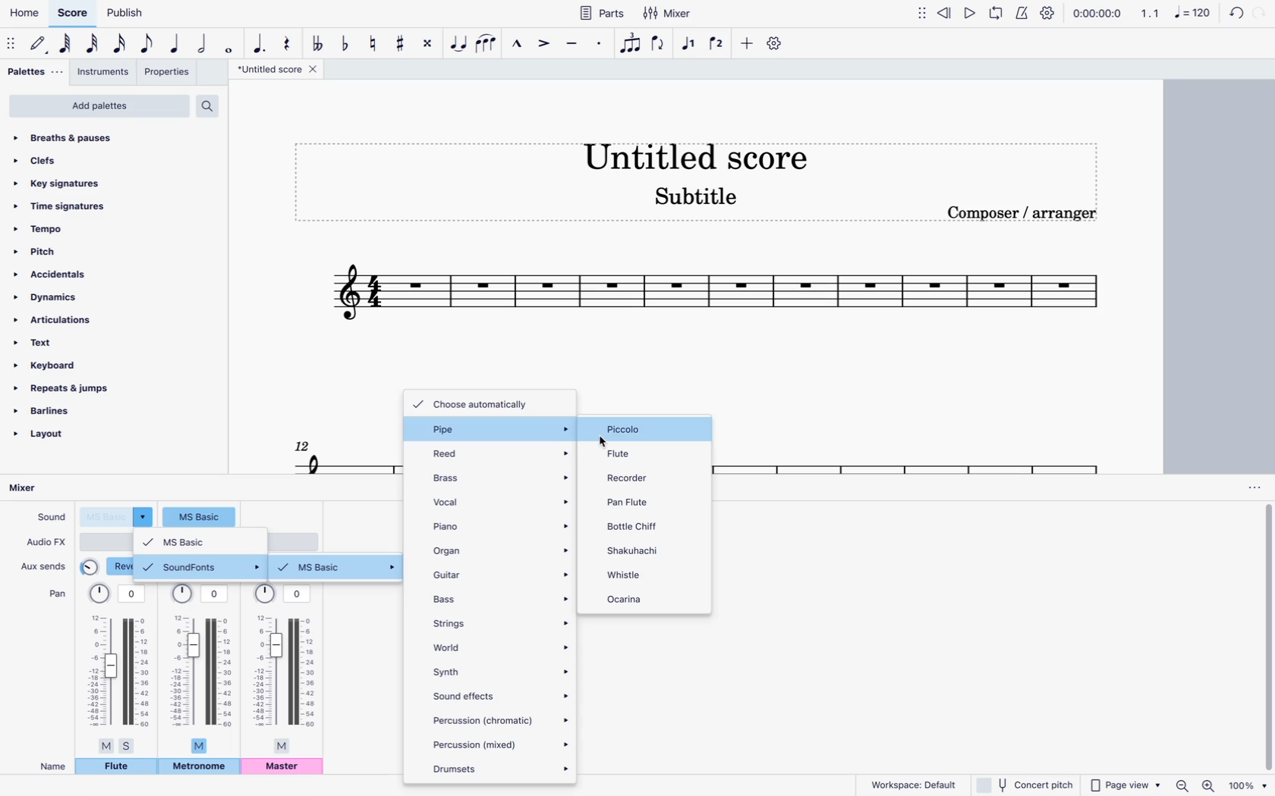 The image size is (1275, 796). What do you see at coordinates (910, 456) in the screenshot?
I see `scale` at bounding box center [910, 456].